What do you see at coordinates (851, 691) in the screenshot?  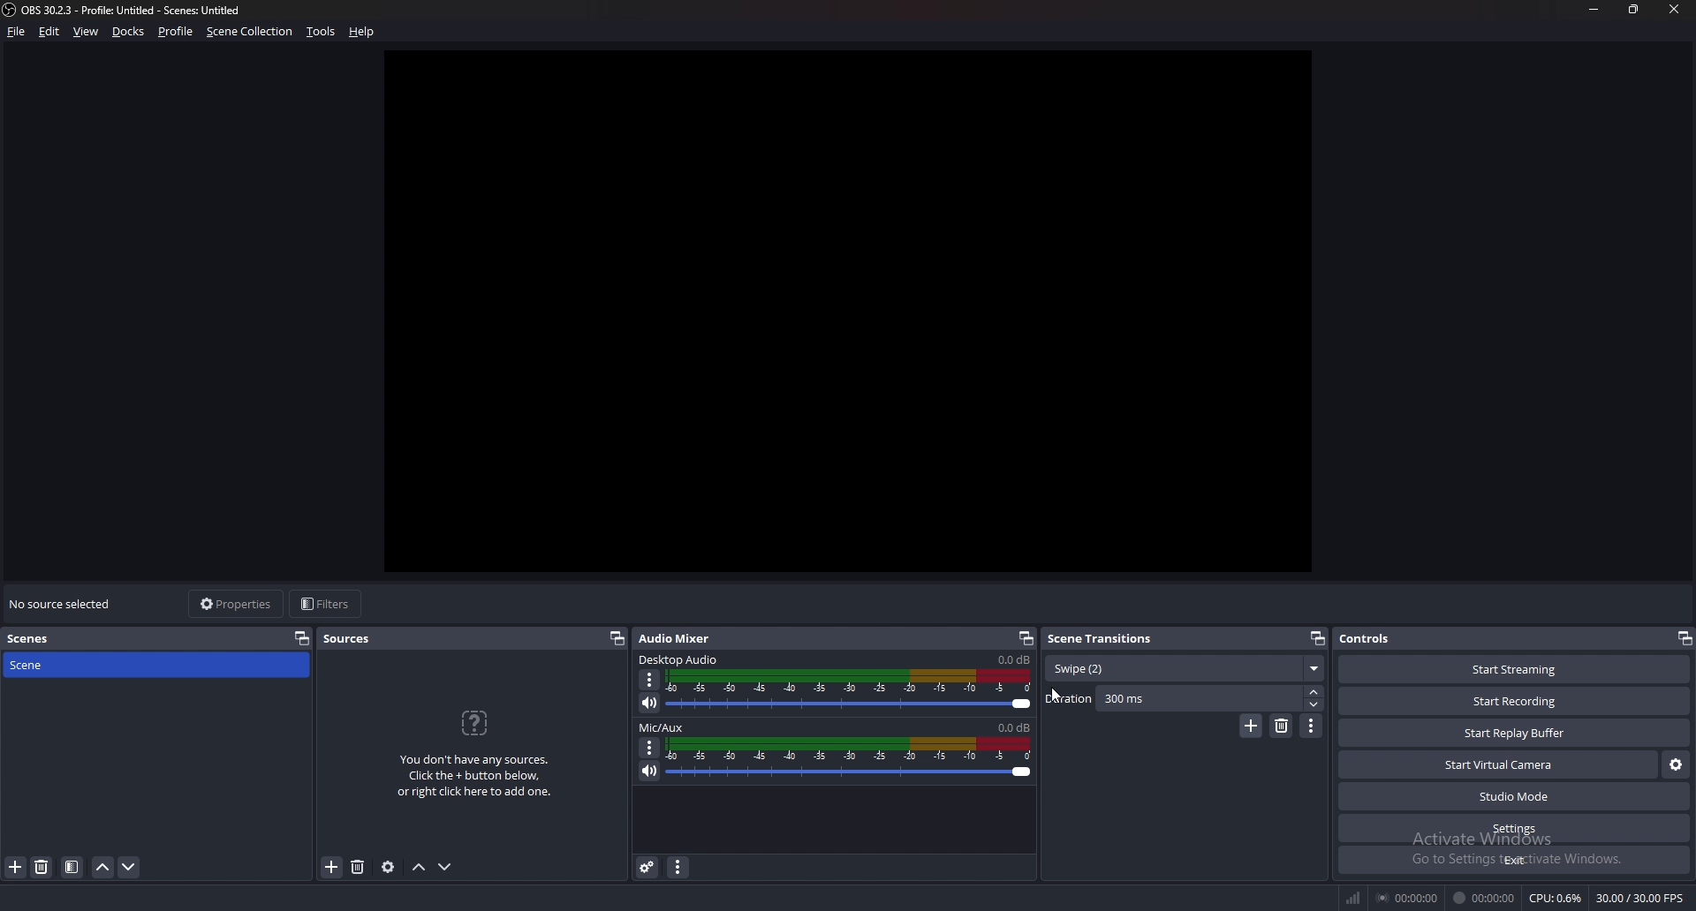 I see `volume adjust` at bounding box center [851, 691].